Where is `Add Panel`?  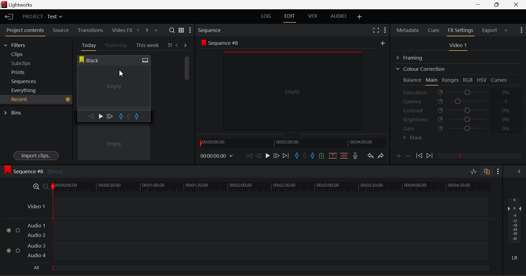 Add Panel is located at coordinates (156, 31).